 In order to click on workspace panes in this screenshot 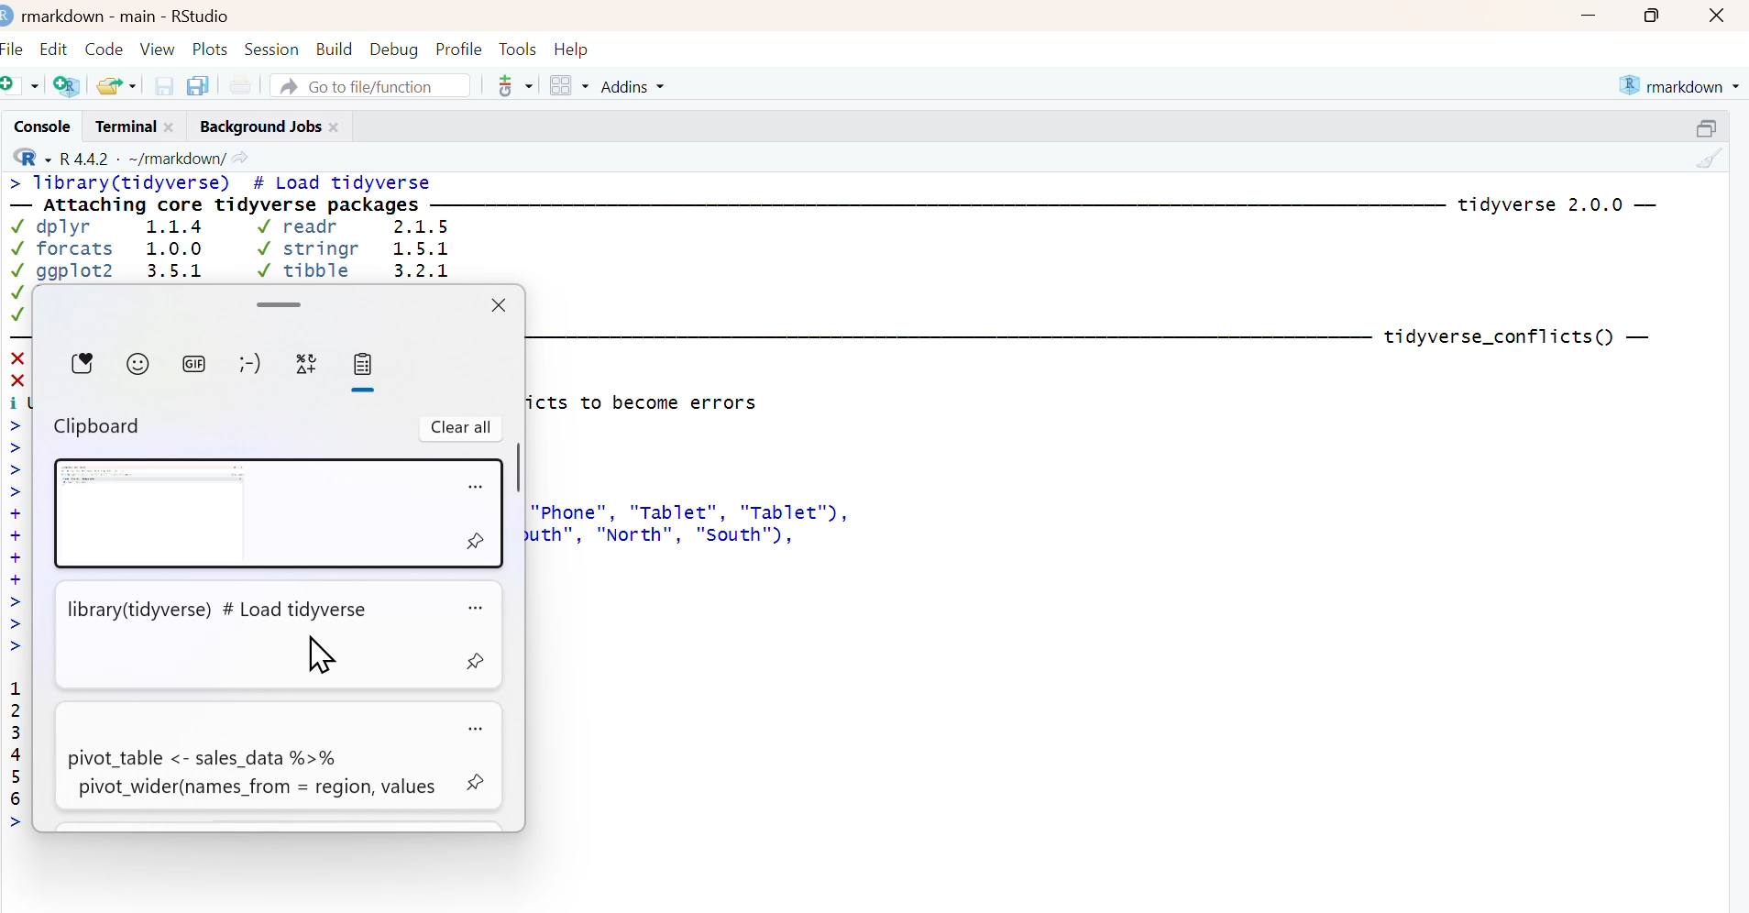, I will do `click(569, 86)`.